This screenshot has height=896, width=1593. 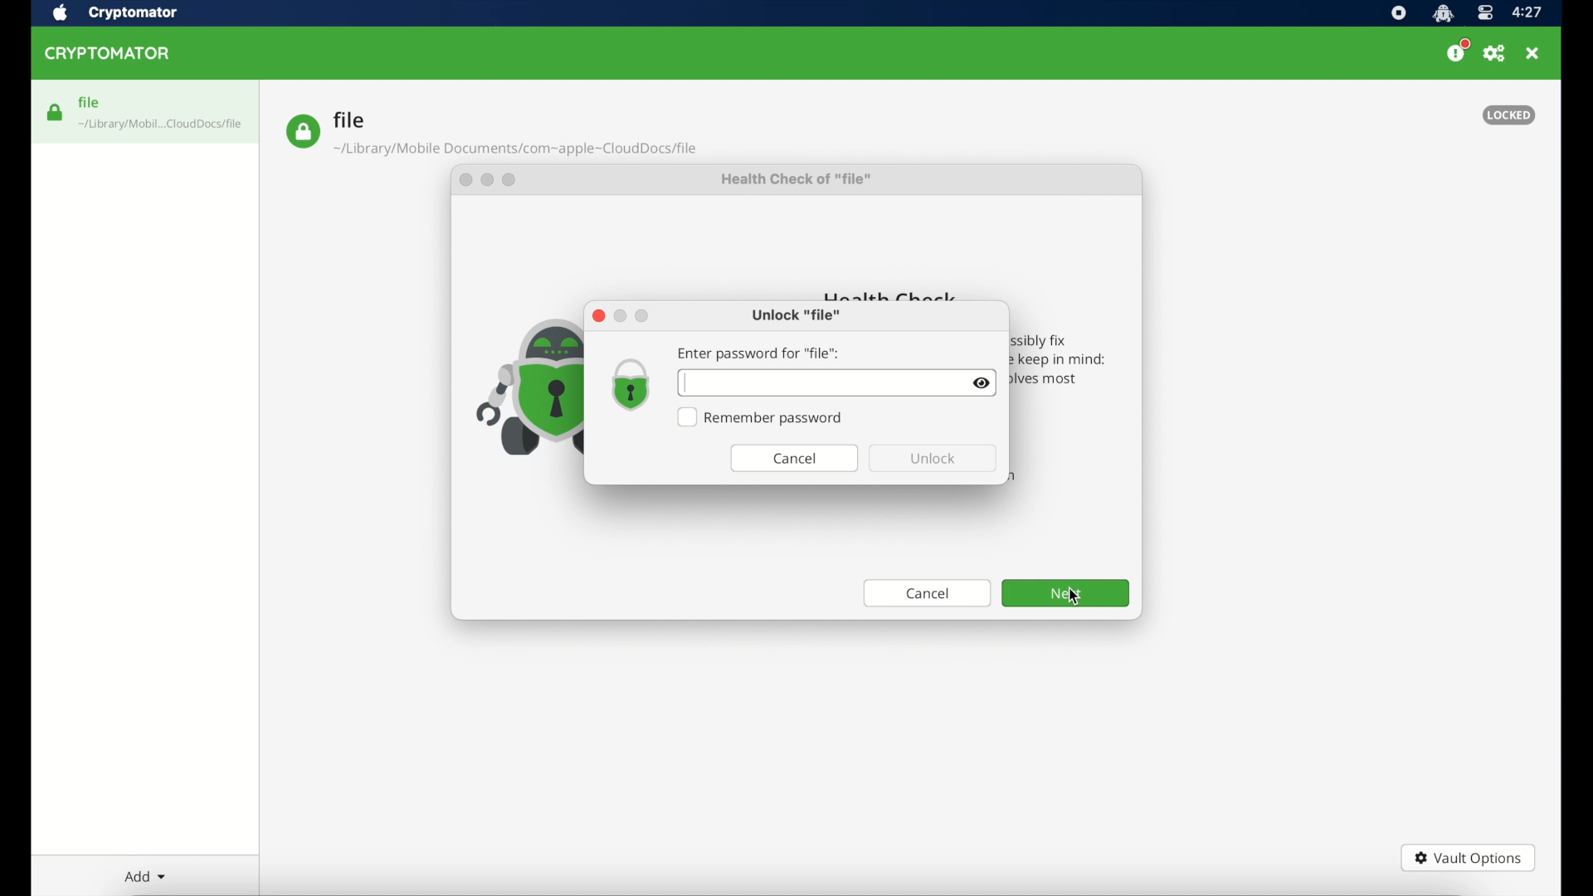 What do you see at coordinates (1469, 858) in the screenshot?
I see `vault options` at bounding box center [1469, 858].